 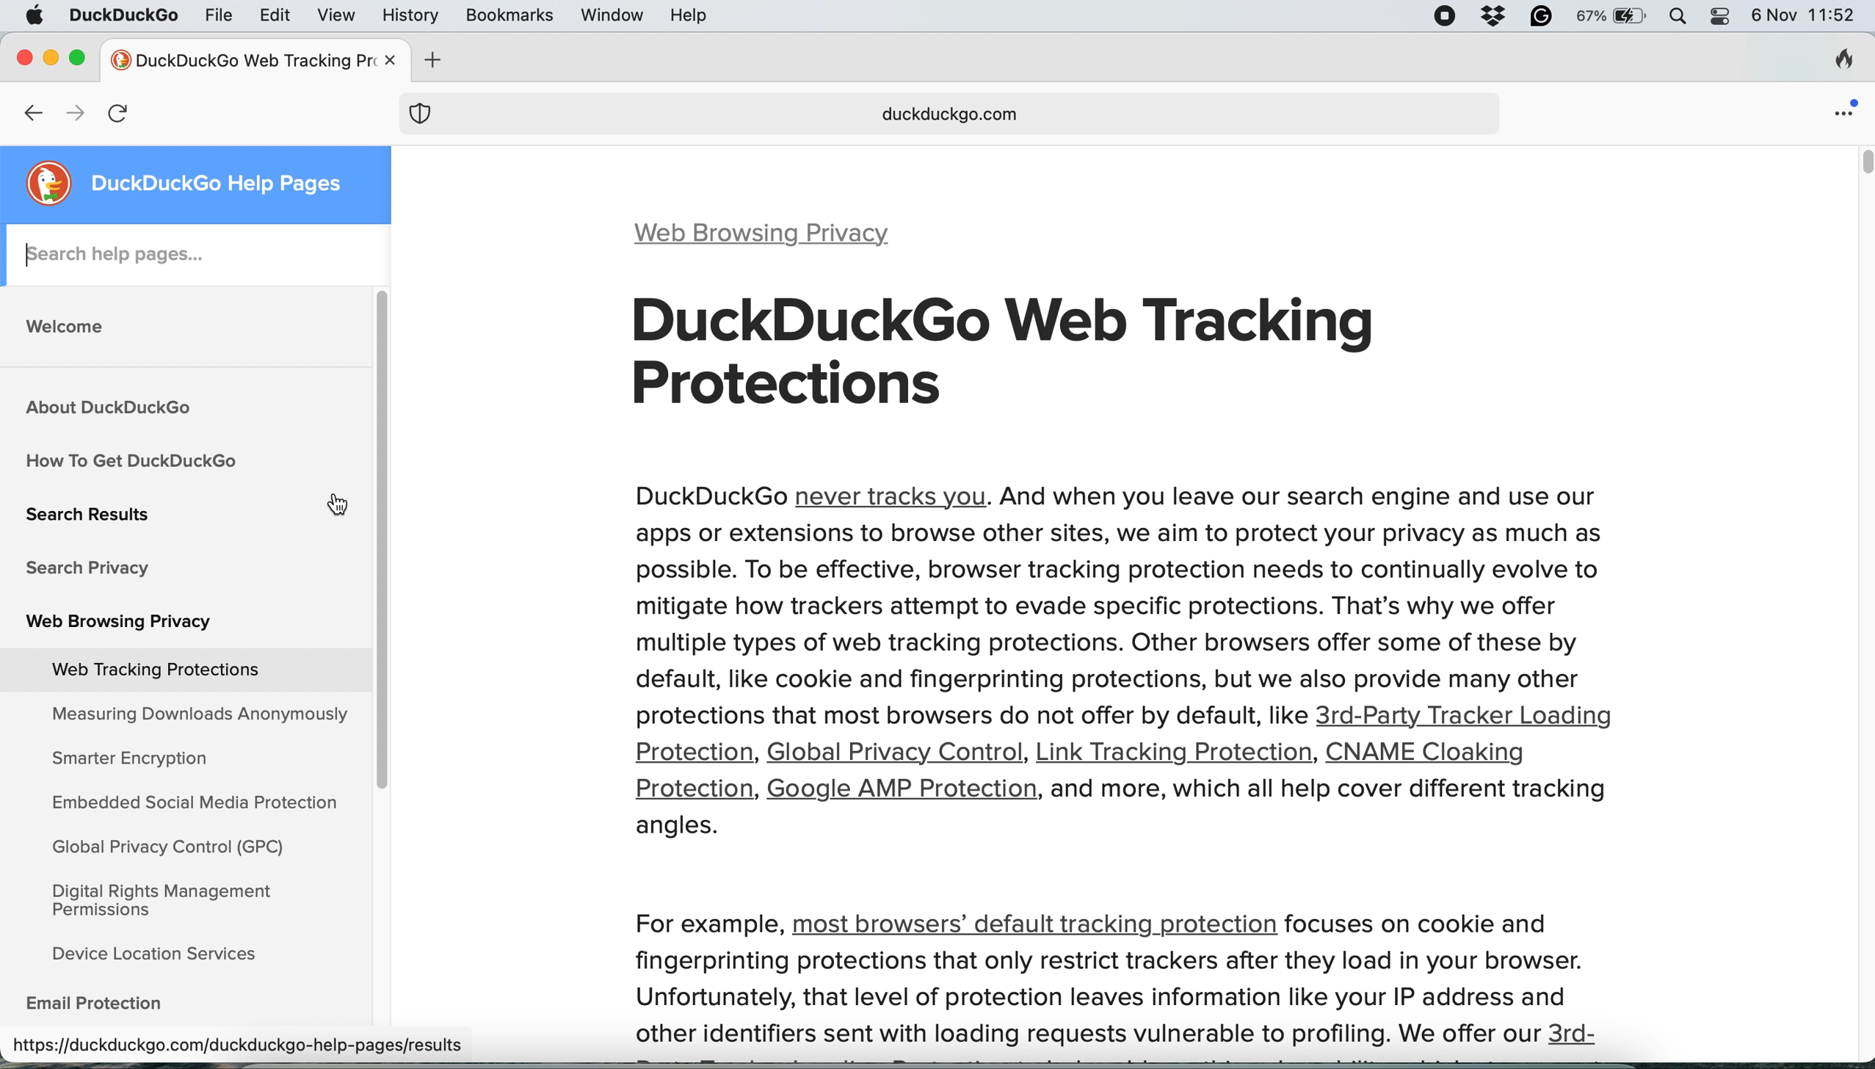 What do you see at coordinates (1121, 587) in the screenshot?
I see `DuckDuckGo never tracks you.` at bounding box center [1121, 587].